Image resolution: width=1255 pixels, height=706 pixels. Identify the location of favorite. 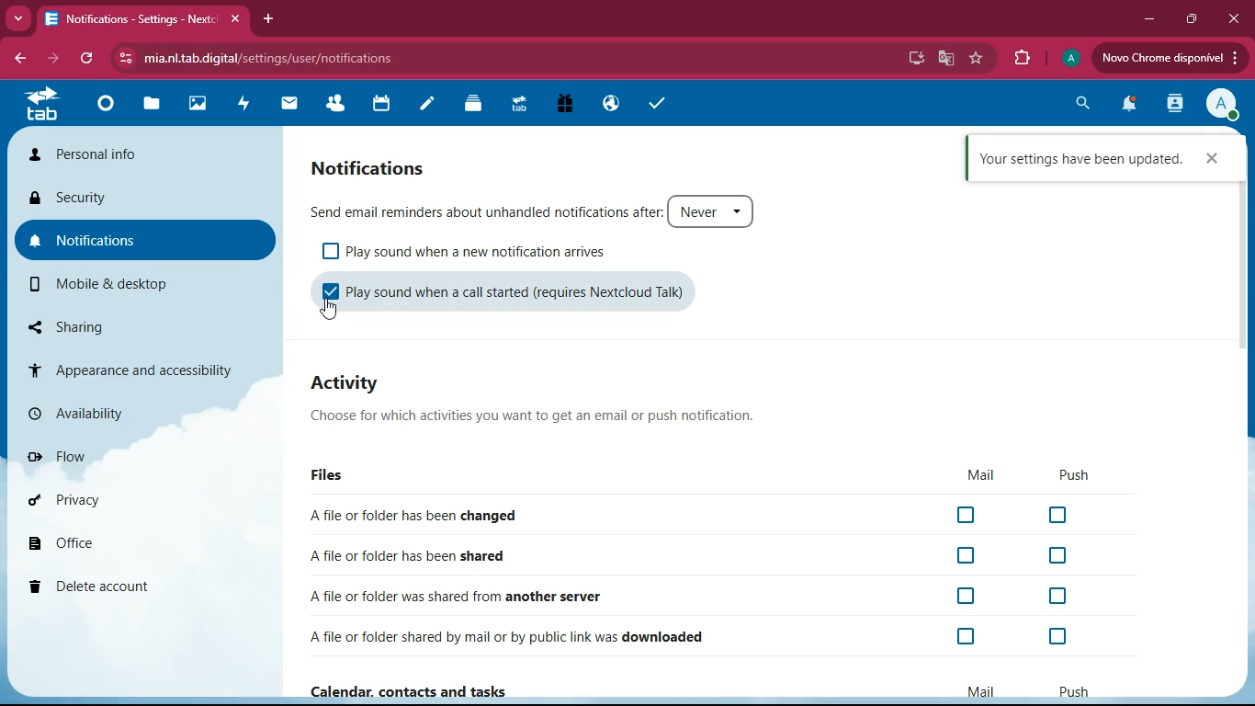
(976, 58).